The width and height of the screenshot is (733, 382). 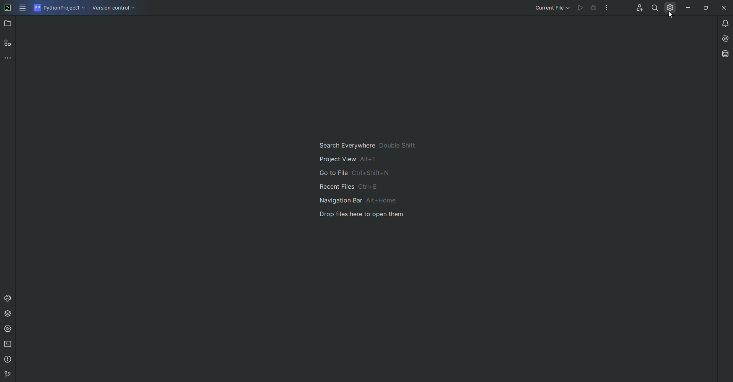 I want to click on debug, so click(x=594, y=9).